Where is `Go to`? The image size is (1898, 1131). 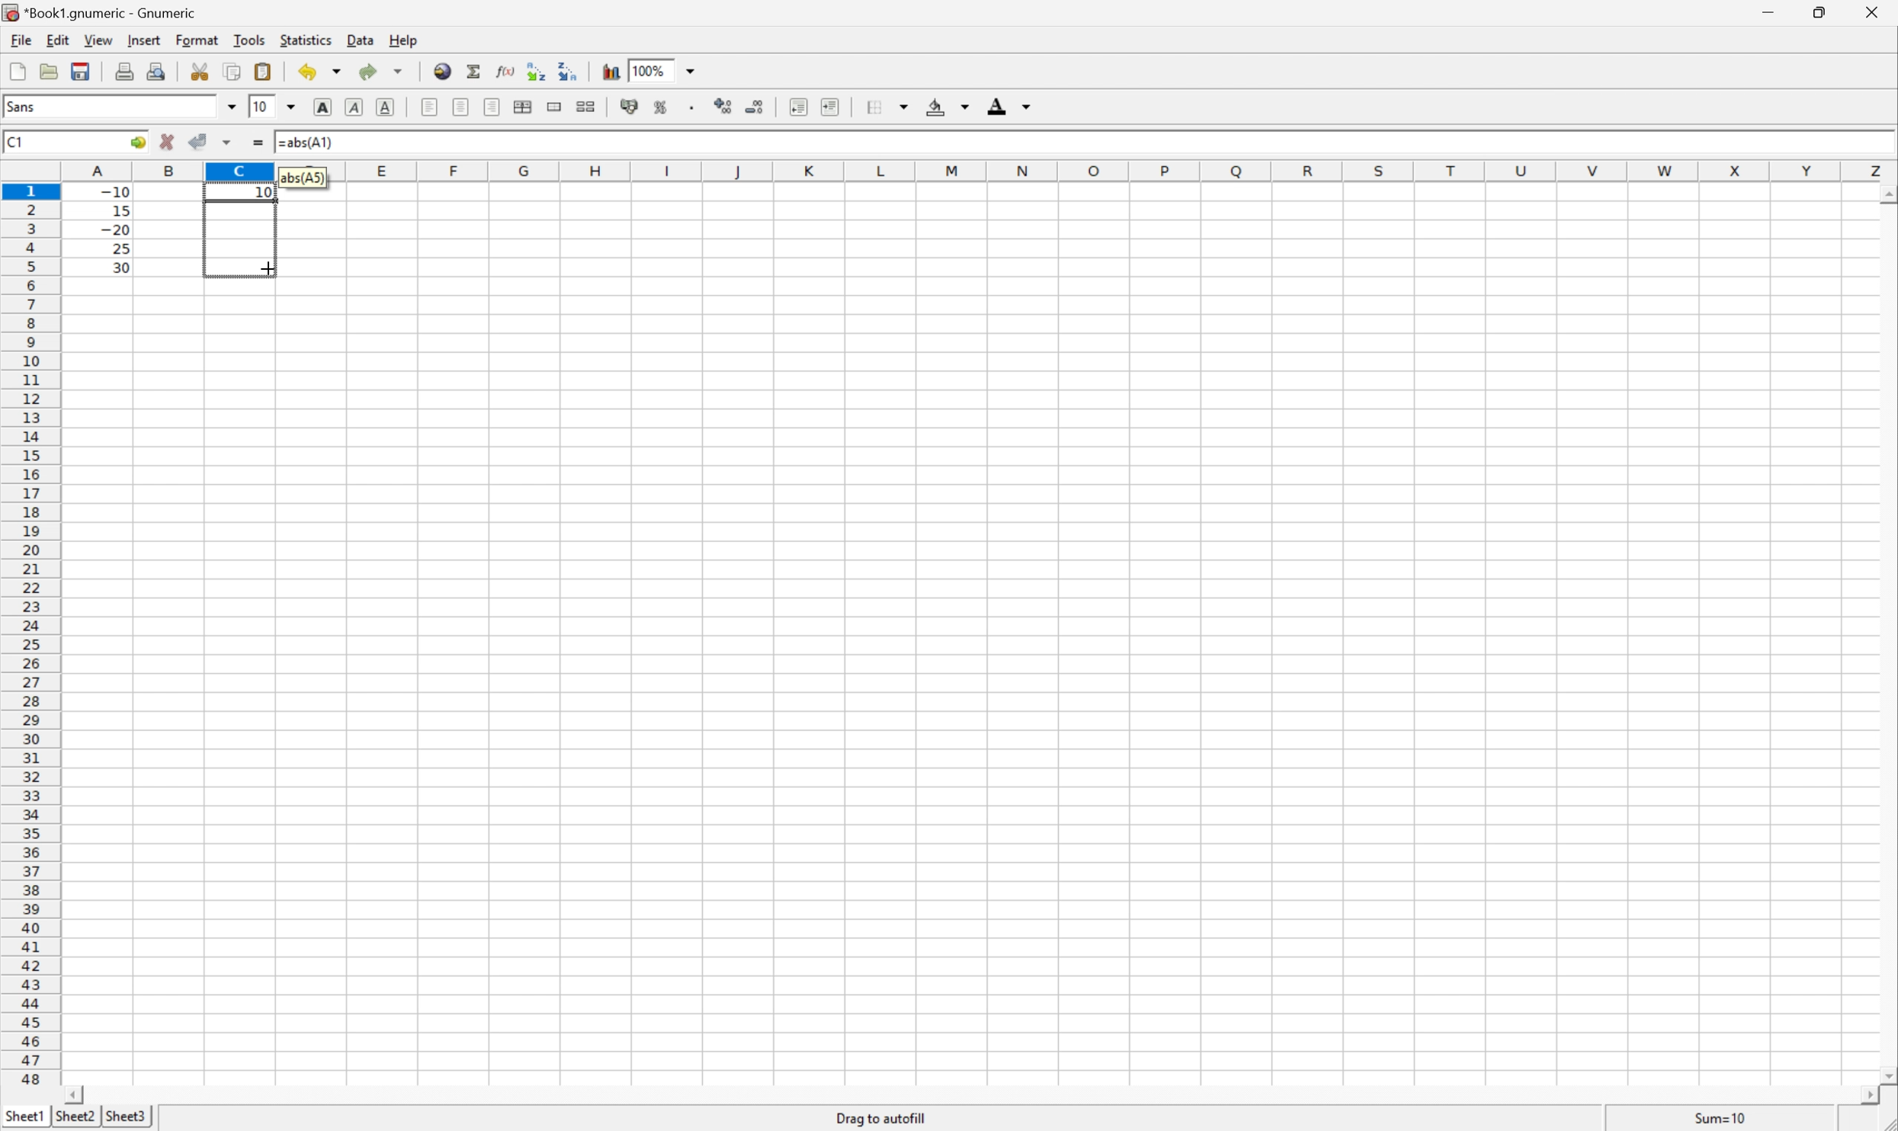 Go to is located at coordinates (136, 143).